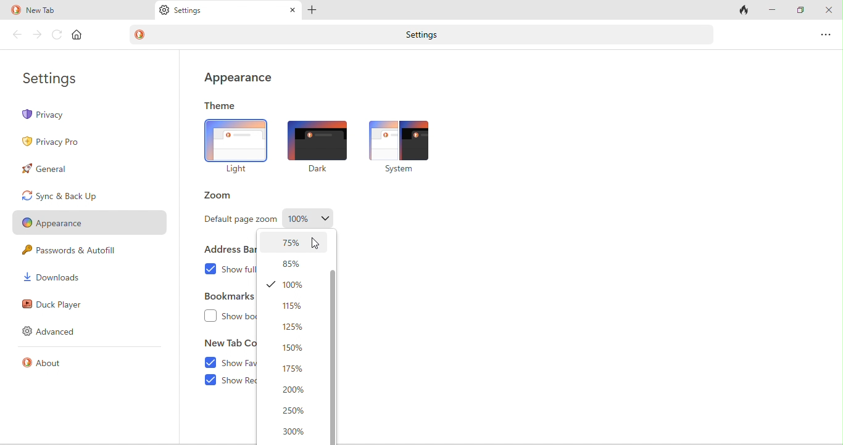  I want to click on about, so click(49, 365).